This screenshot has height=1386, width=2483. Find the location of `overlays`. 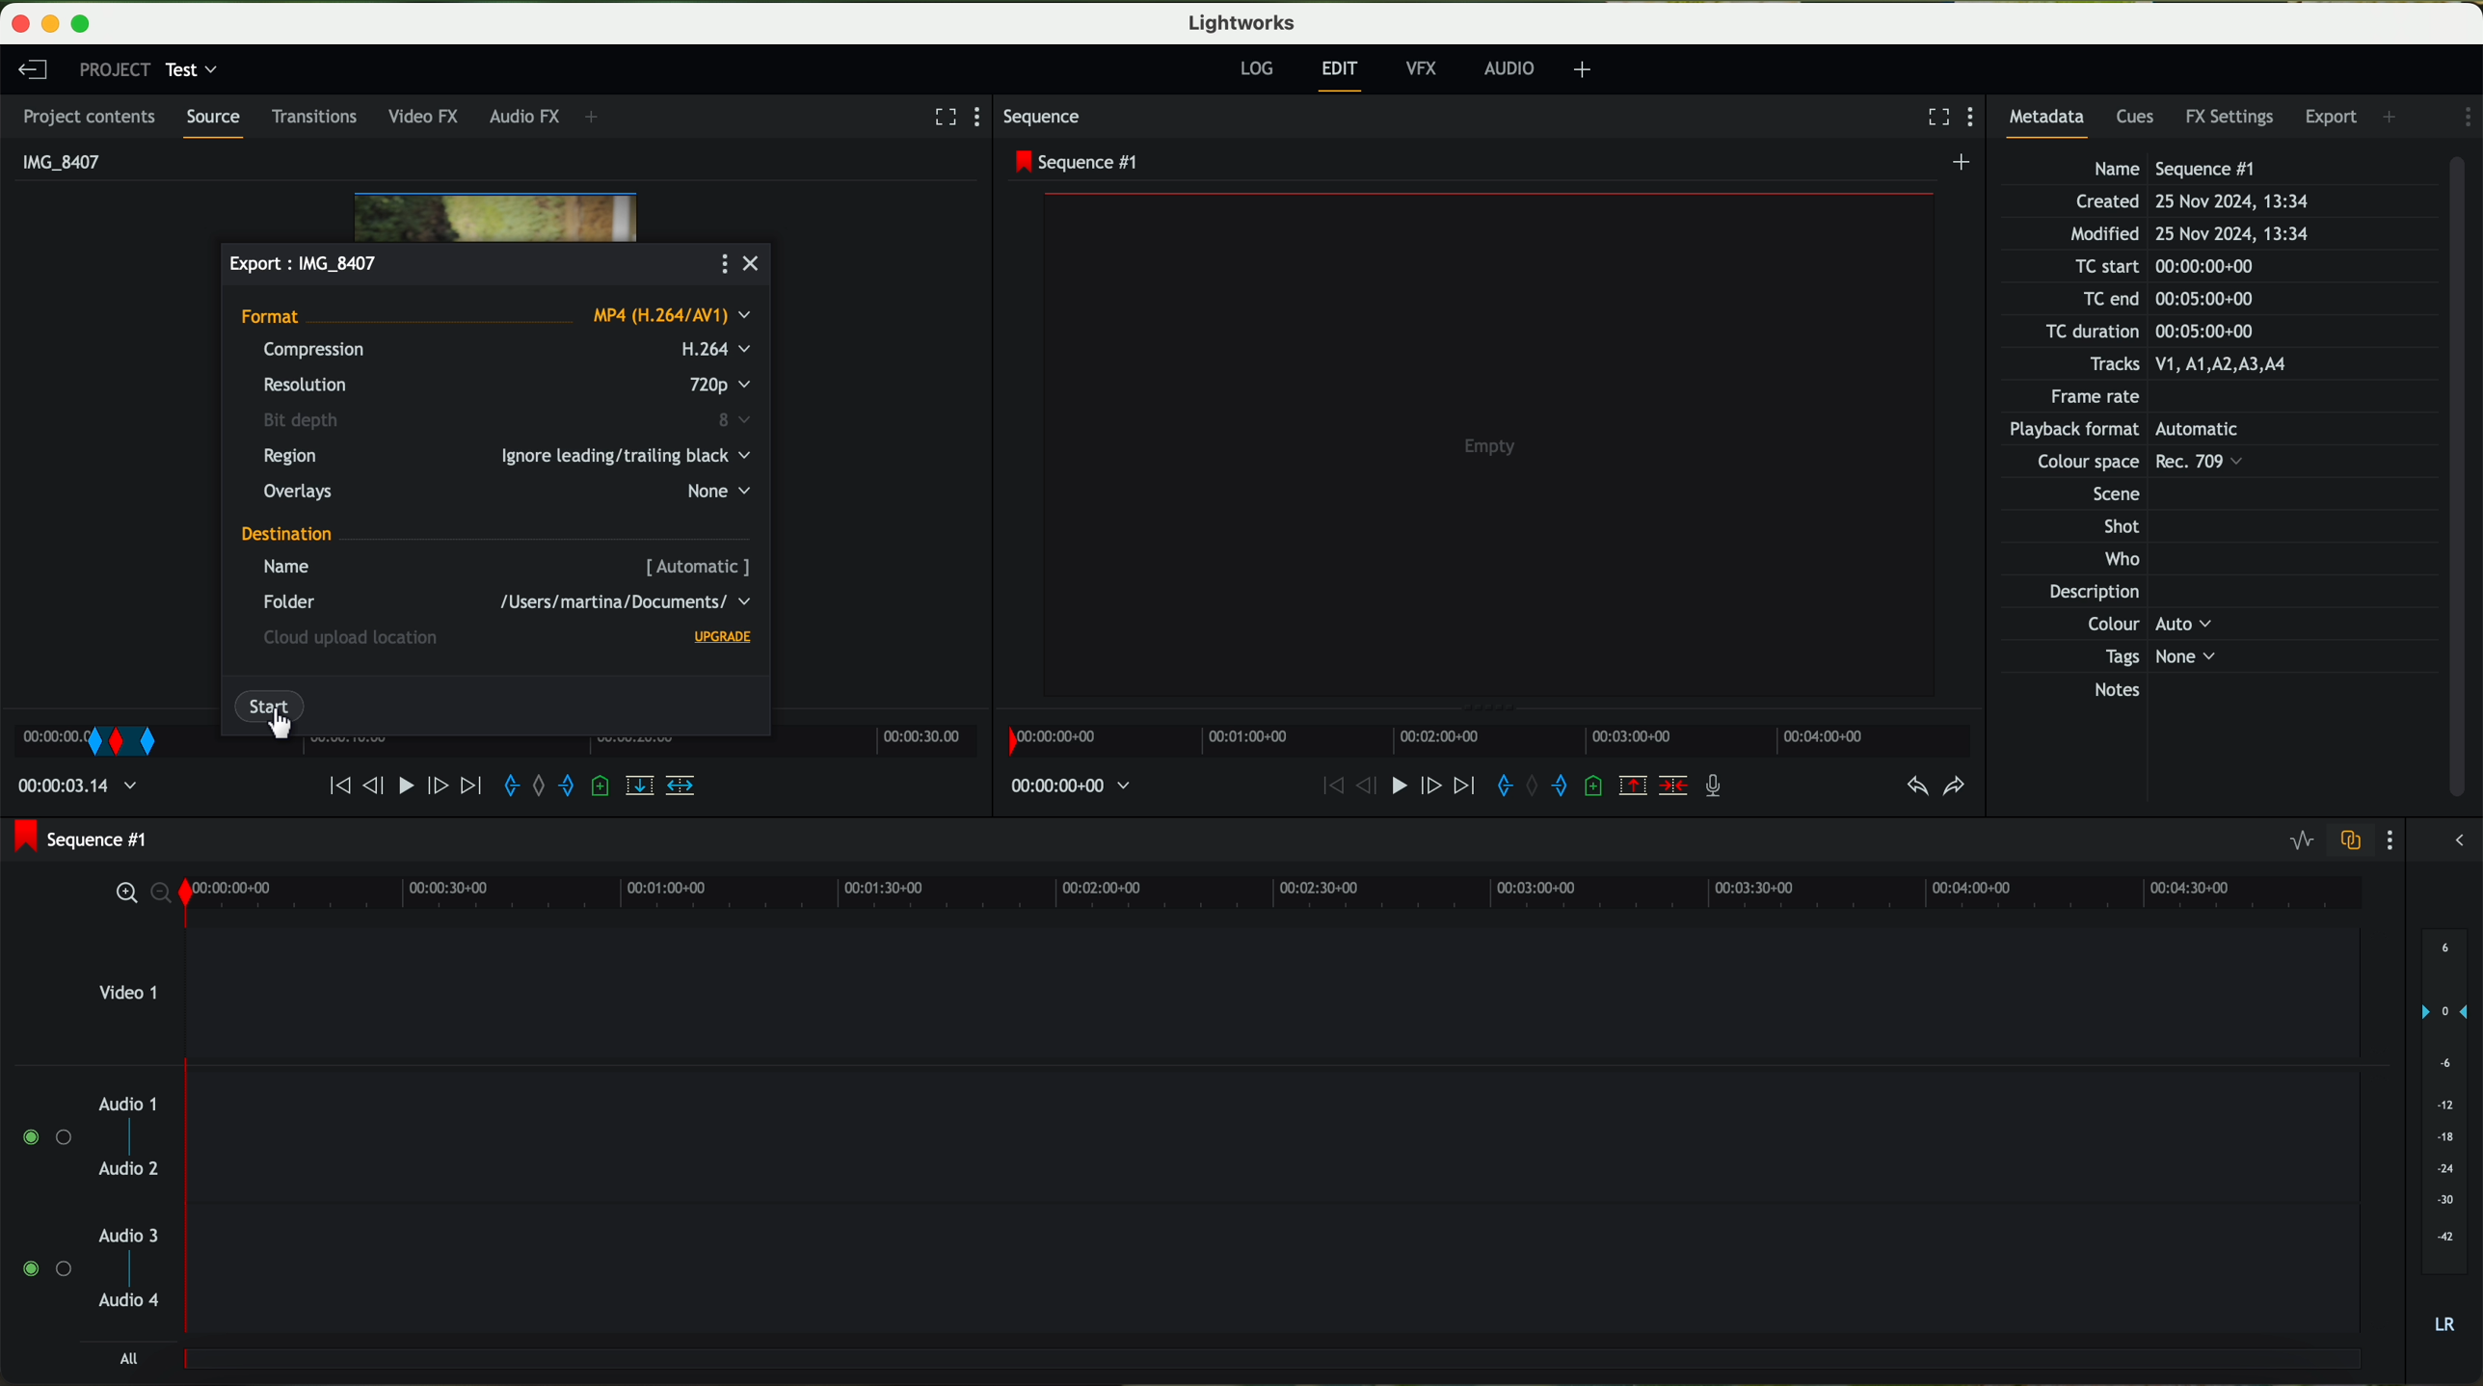

overlays is located at coordinates (503, 493).